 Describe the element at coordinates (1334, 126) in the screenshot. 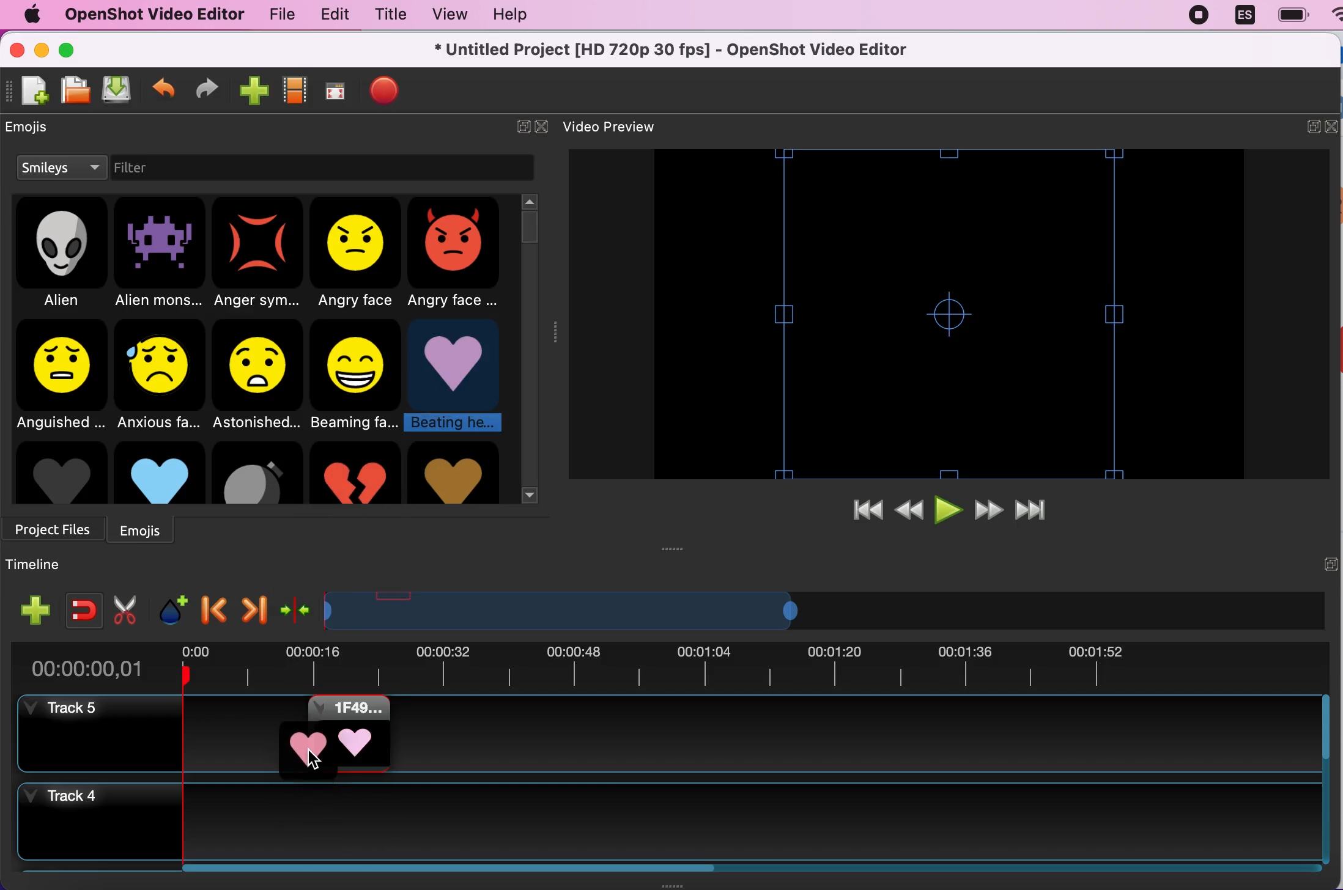

I see `close` at that location.